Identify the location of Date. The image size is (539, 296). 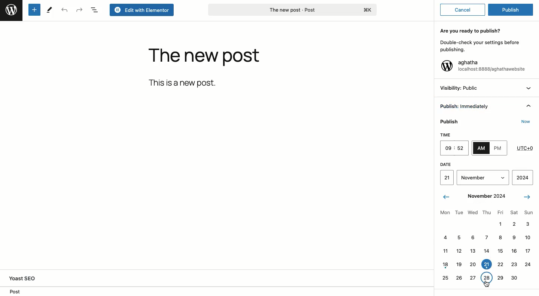
(485, 164).